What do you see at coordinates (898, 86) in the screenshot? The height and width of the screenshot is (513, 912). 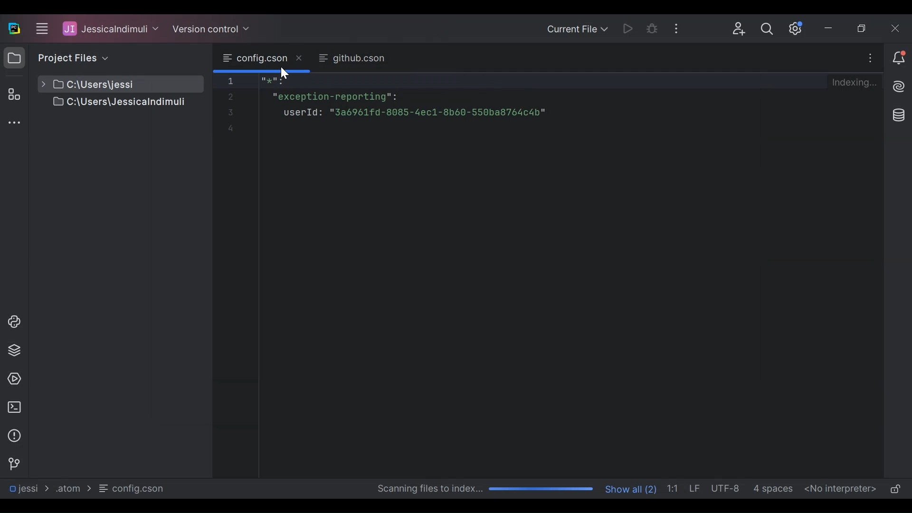 I see `AI Assistant` at bounding box center [898, 86].